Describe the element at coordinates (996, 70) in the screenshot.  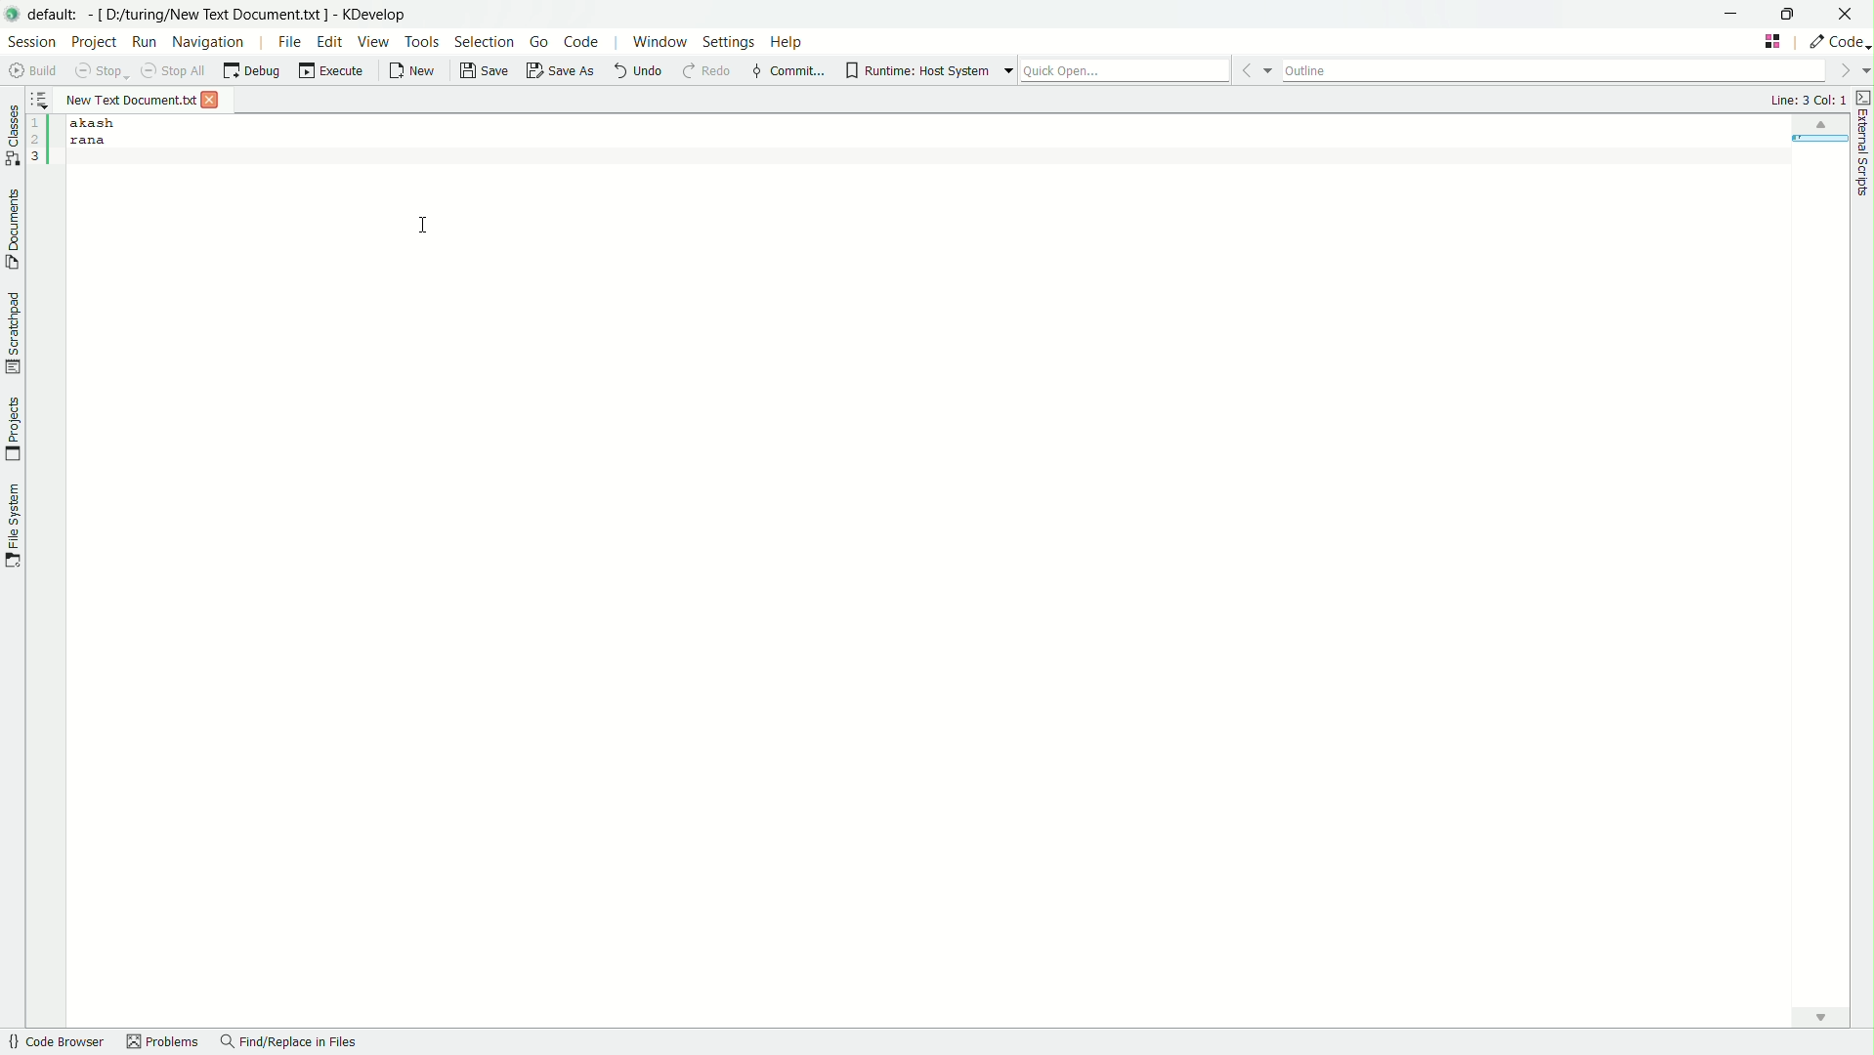
I see `more options` at that location.